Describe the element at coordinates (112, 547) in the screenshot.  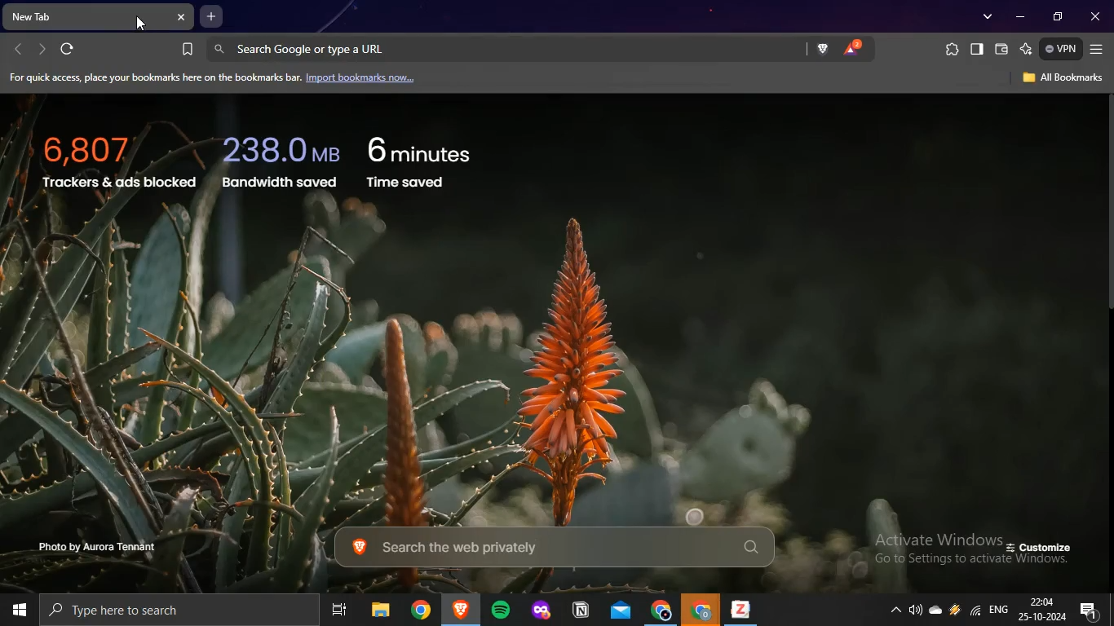
I see `photo by aurora` at that location.